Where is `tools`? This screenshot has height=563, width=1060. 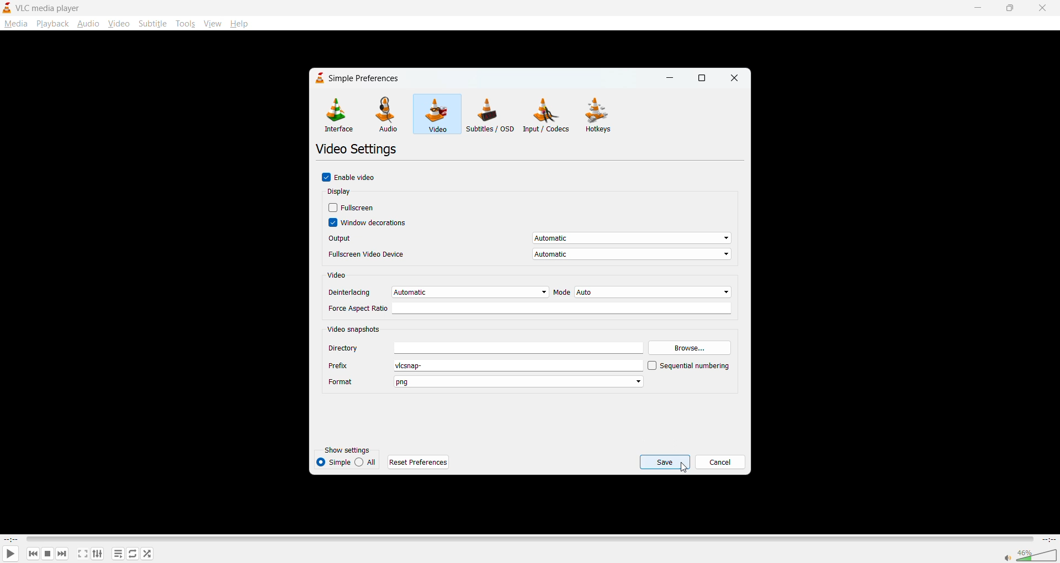 tools is located at coordinates (185, 25).